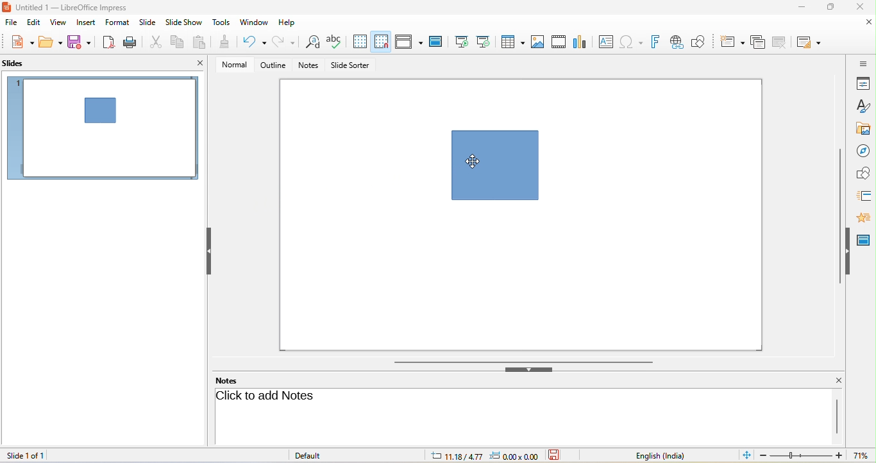  Describe the element at coordinates (863, 83) in the screenshot. I see `properties` at that location.